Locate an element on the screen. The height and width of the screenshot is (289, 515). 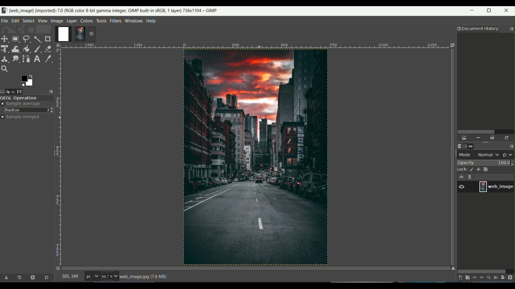
scroll bar is located at coordinates (482, 271).